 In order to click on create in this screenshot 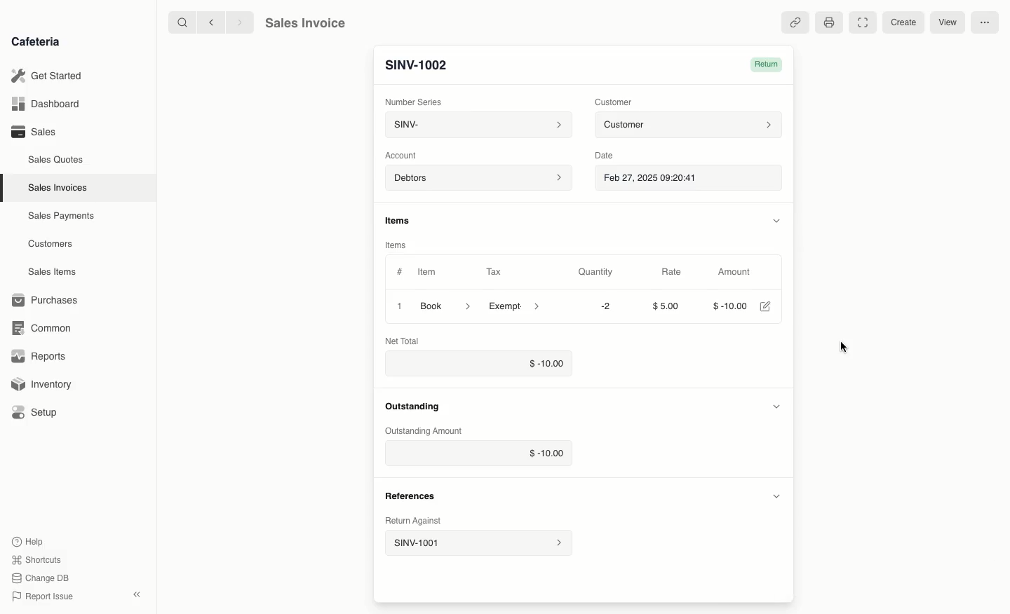, I will do `click(901, 23)`.